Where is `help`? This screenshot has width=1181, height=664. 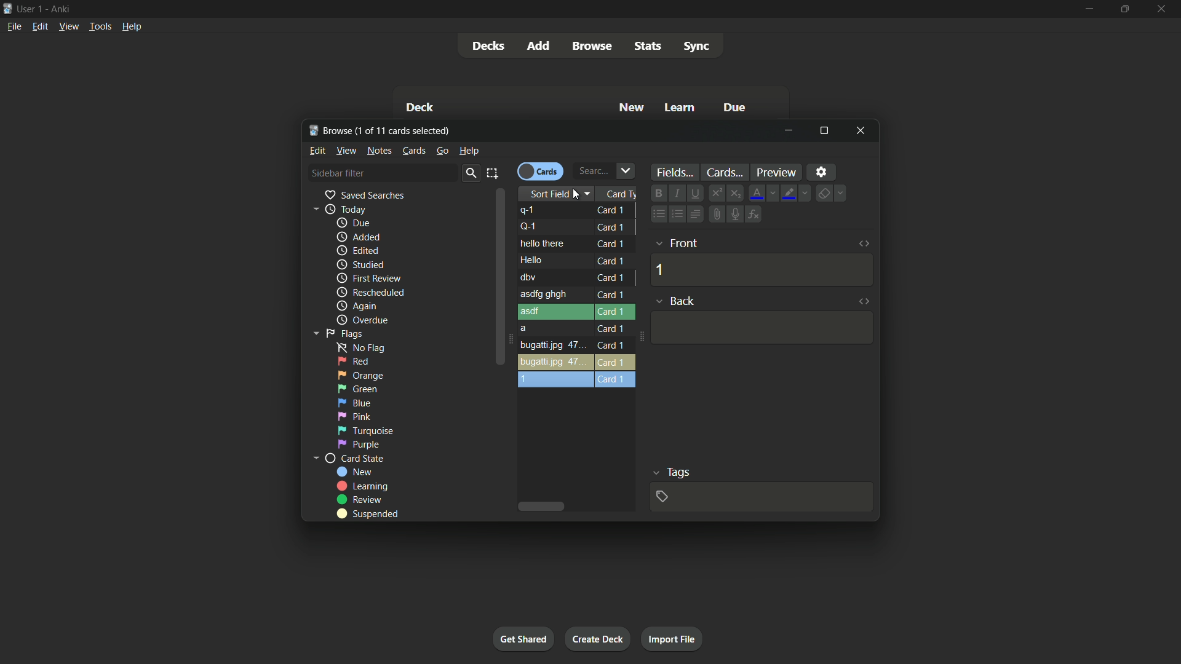
help is located at coordinates (467, 151).